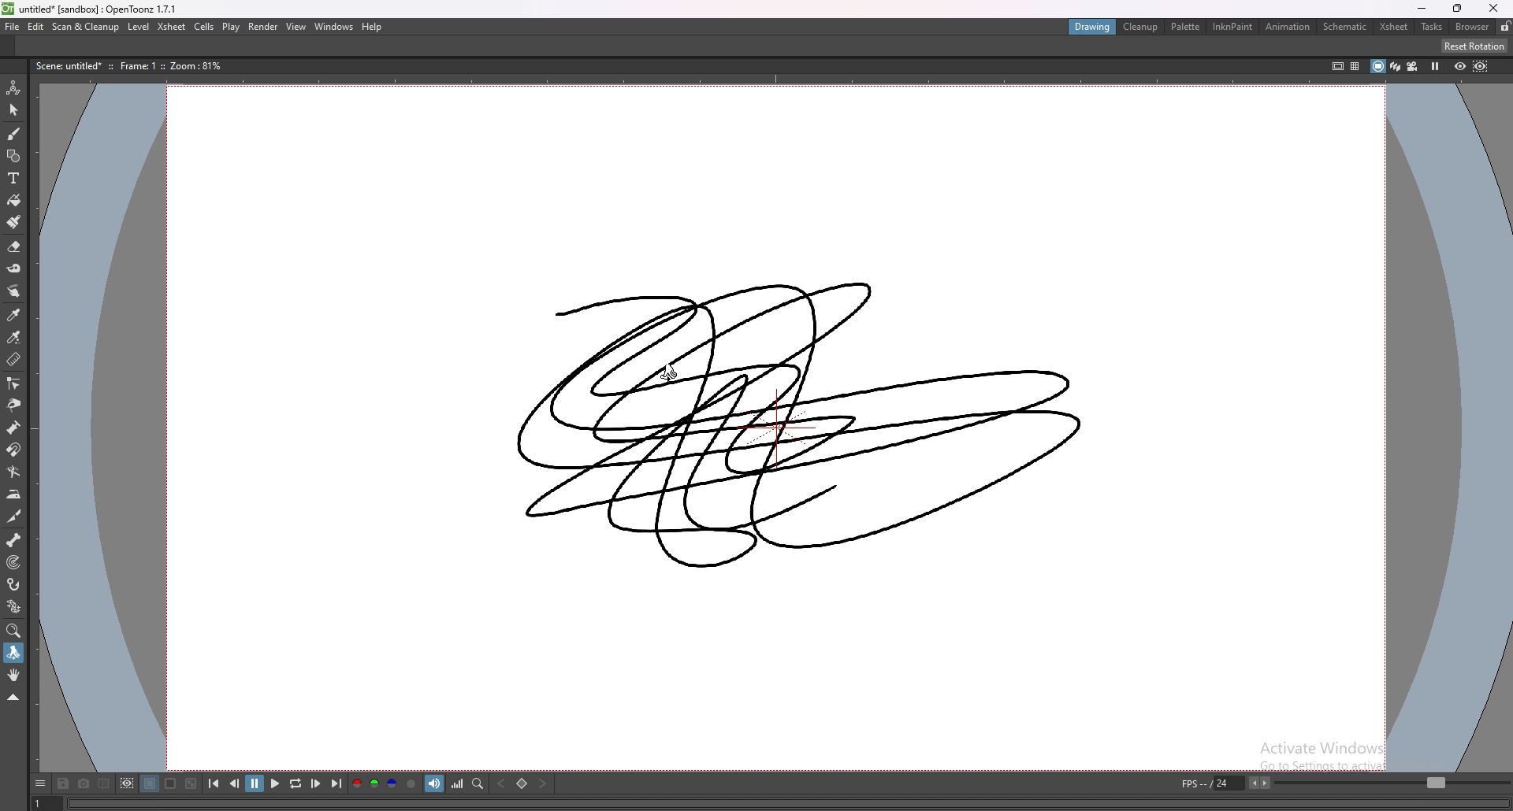  What do you see at coordinates (1458, 8) in the screenshot?
I see `resize` at bounding box center [1458, 8].